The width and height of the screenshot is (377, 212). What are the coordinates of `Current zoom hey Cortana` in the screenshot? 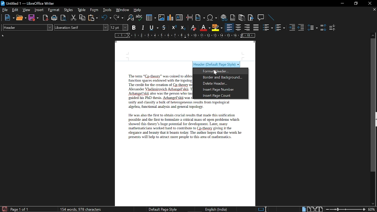 It's located at (371, 209).